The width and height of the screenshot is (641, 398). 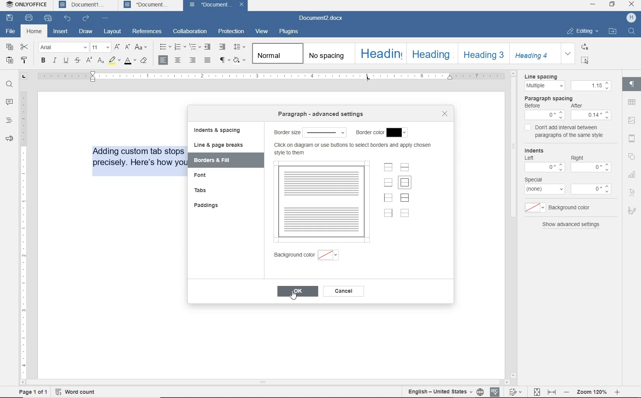 I want to click on save, so click(x=10, y=19).